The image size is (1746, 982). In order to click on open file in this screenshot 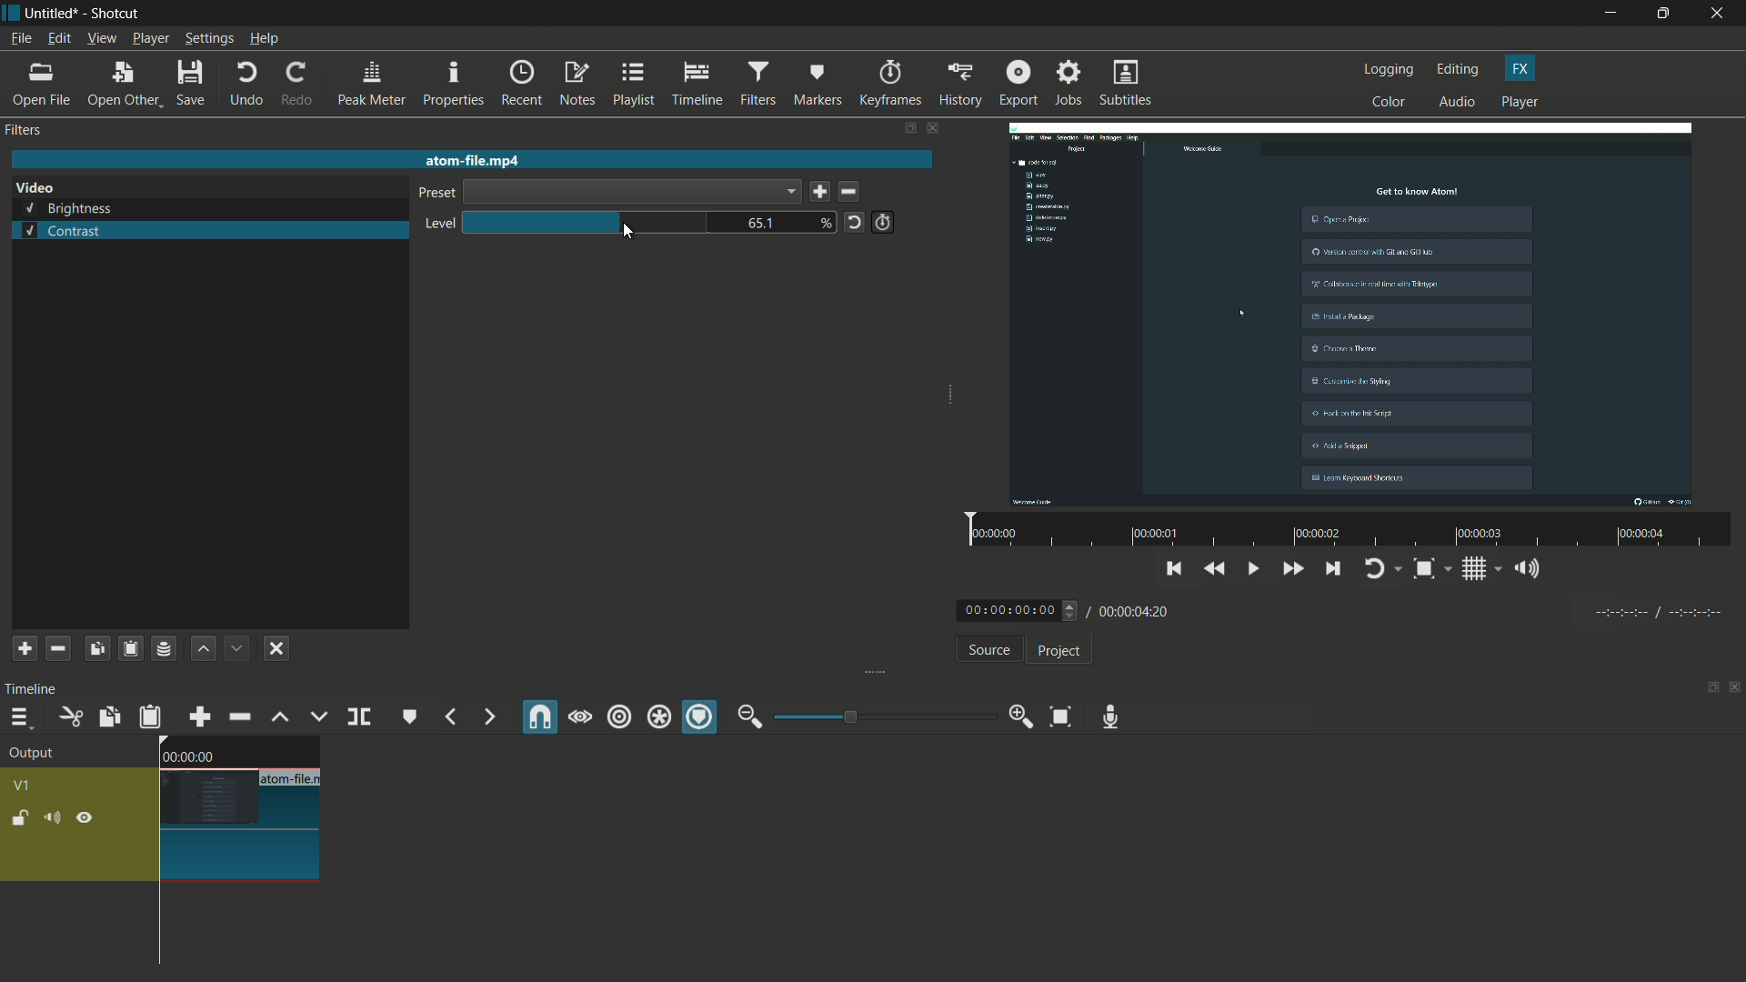, I will do `click(43, 85)`.